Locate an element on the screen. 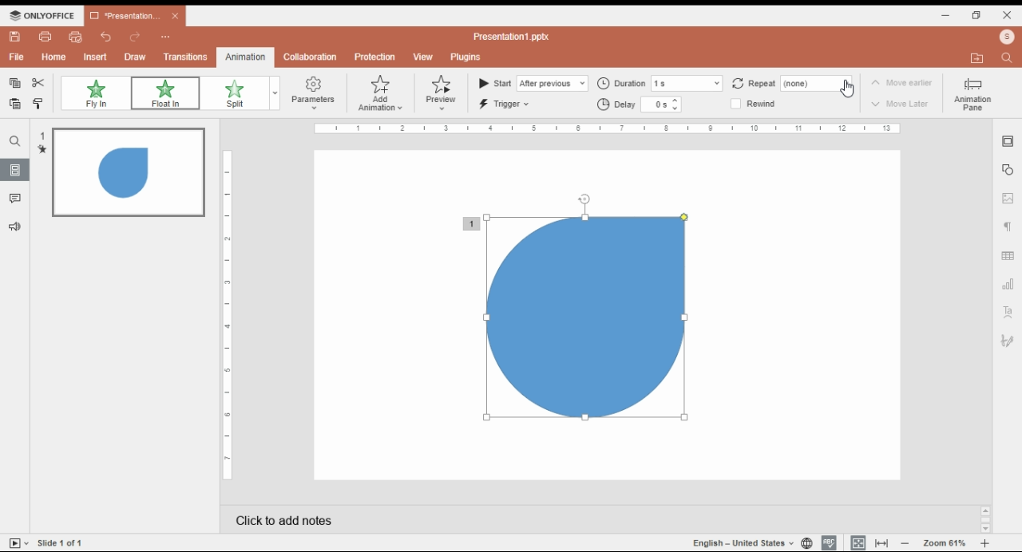 Image resolution: width=1022 pixels, height=552 pixels. profile is located at coordinates (976, 57).